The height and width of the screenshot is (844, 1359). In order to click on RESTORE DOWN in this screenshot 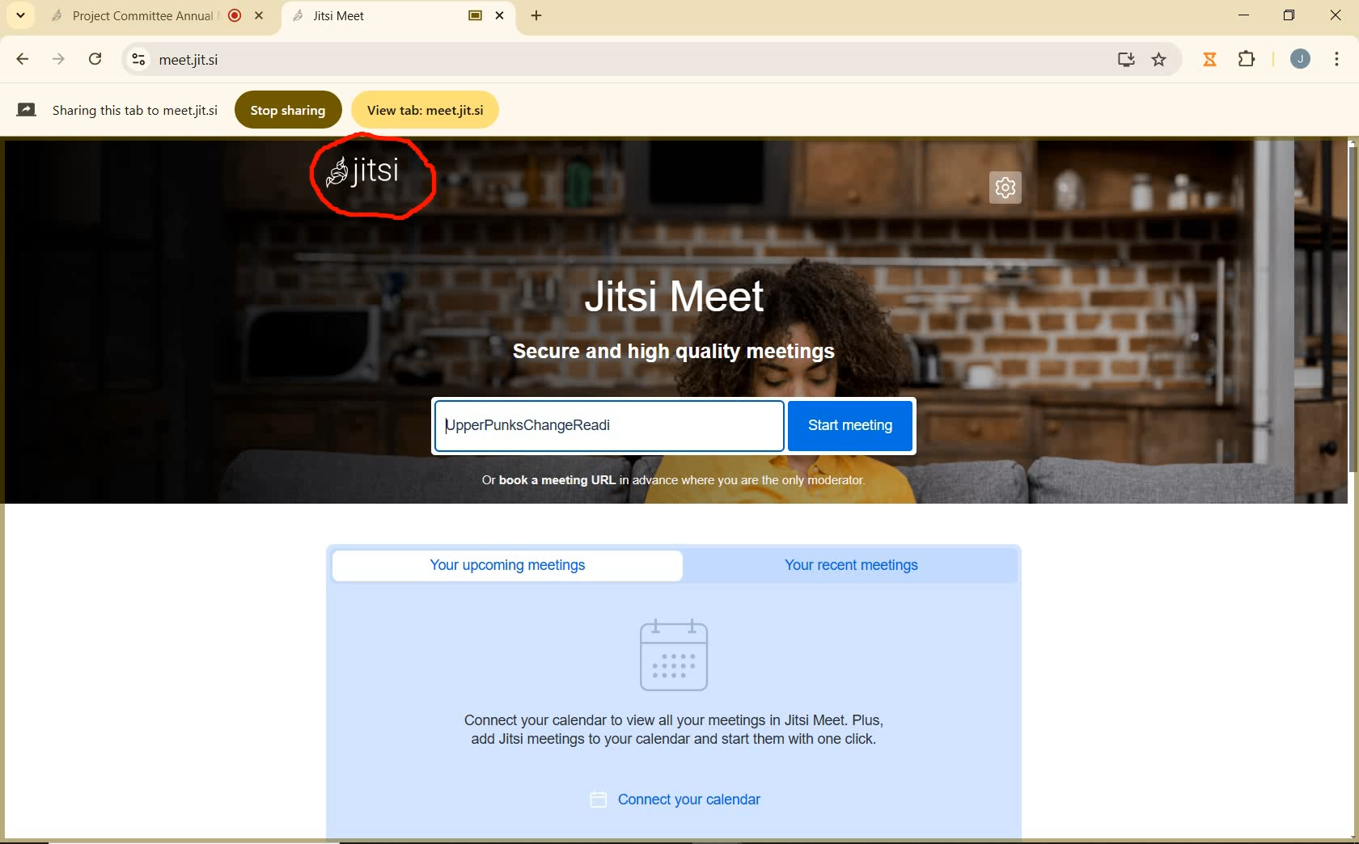, I will do `click(1289, 15)`.